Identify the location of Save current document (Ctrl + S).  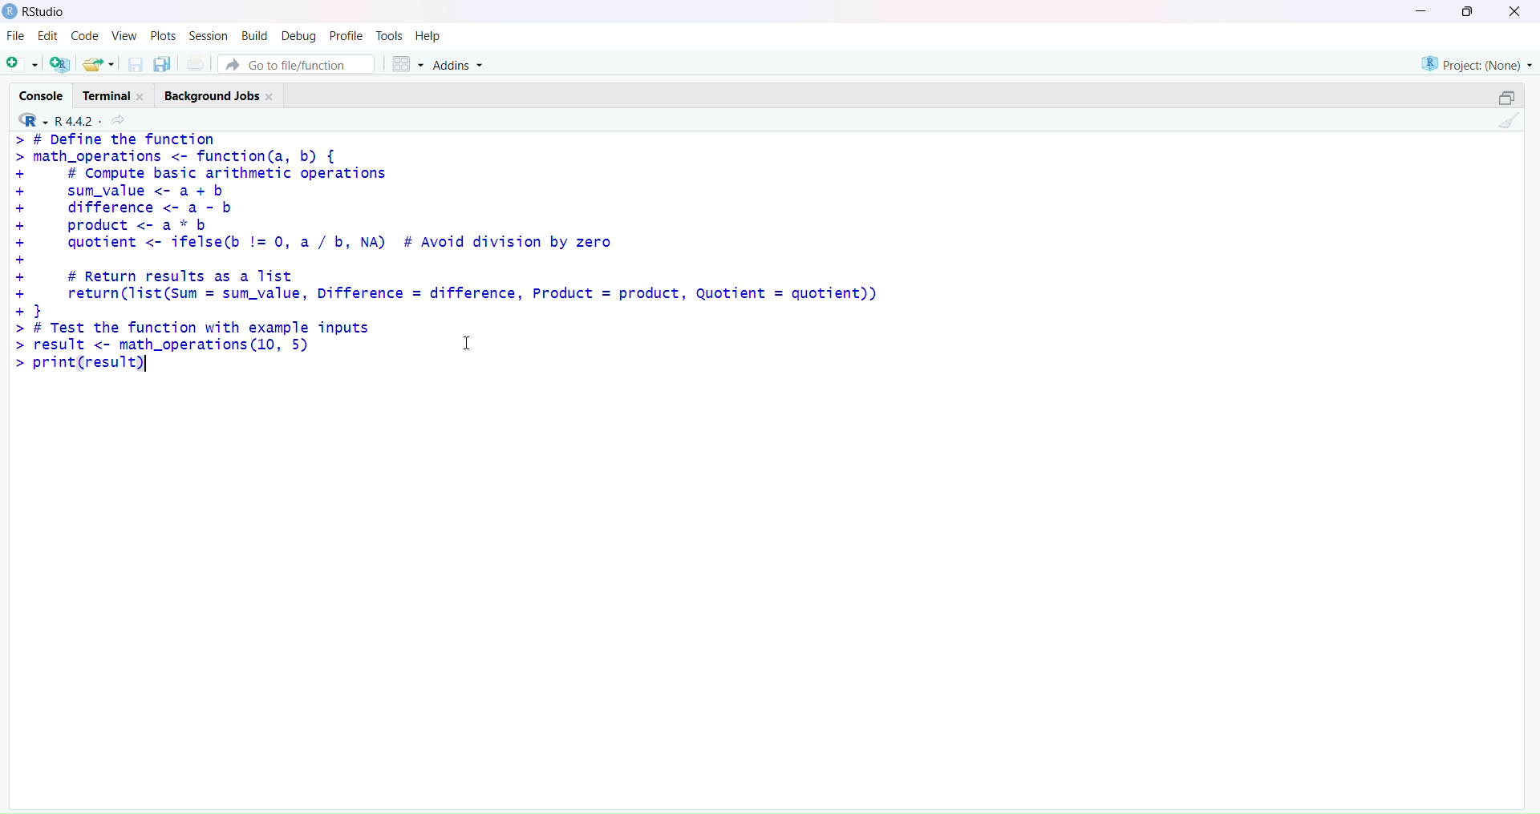
(136, 62).